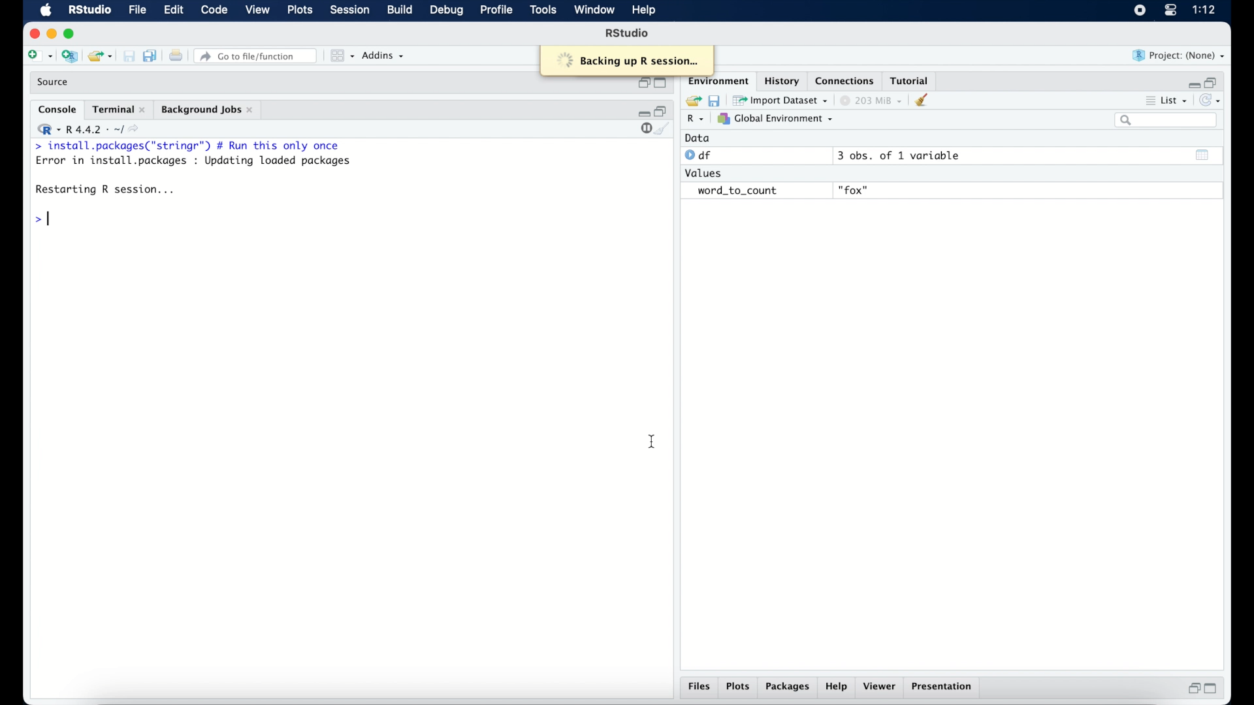 This screenshot has height=705, width=1254. Describe the element at coordinates (910, 79) in the screenshot. I see `tutorial` at that location.